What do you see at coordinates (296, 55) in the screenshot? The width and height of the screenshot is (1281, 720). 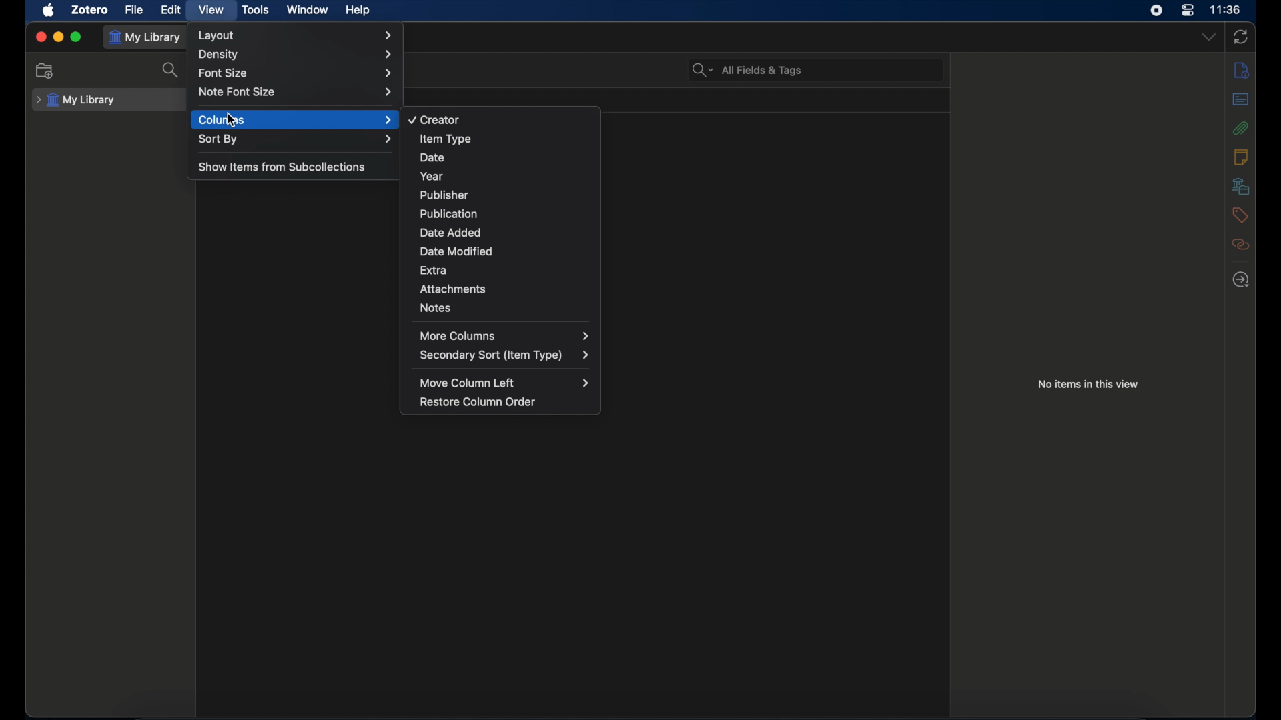 I see `` at bounding box center [296, 55].